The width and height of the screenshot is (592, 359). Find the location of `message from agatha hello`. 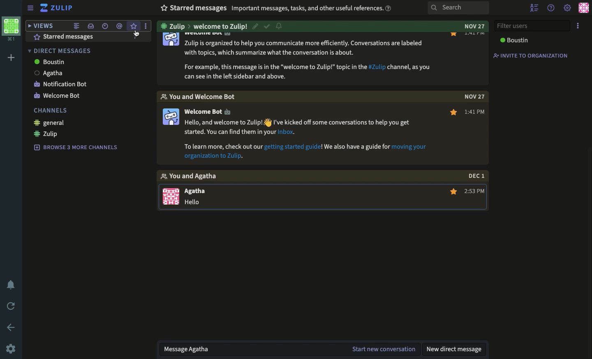

message from agatha hello is located at coordinates (189, 196).